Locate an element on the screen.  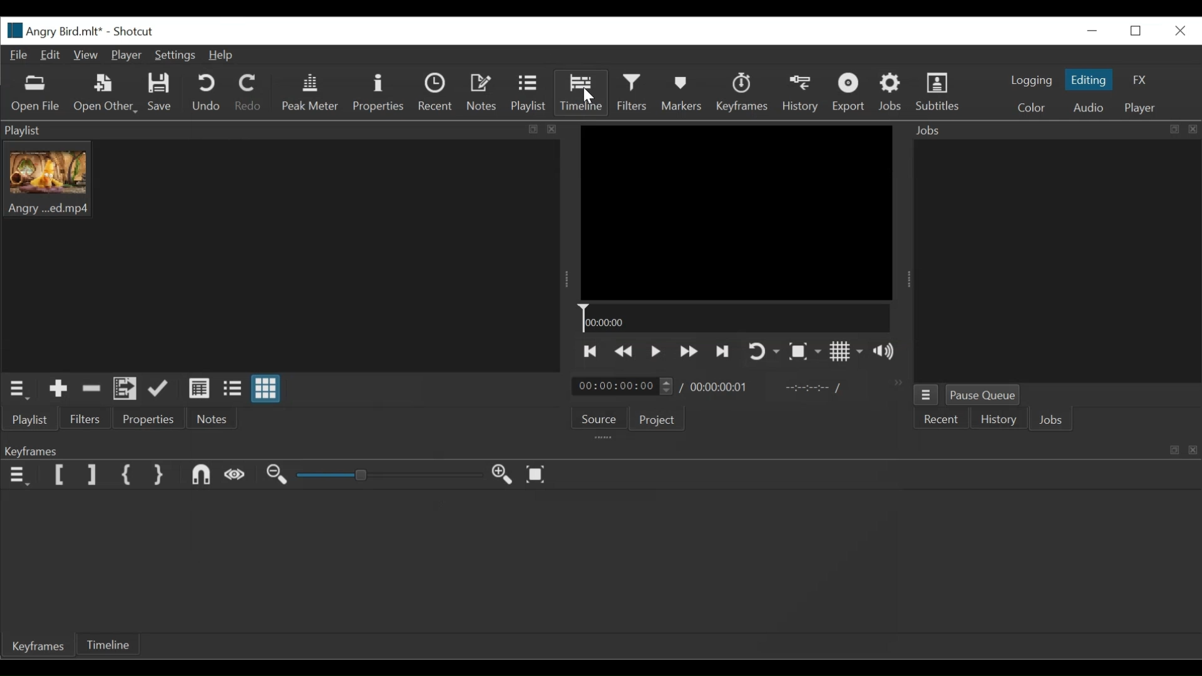
Remove cut is located at coordinates (90, 389).